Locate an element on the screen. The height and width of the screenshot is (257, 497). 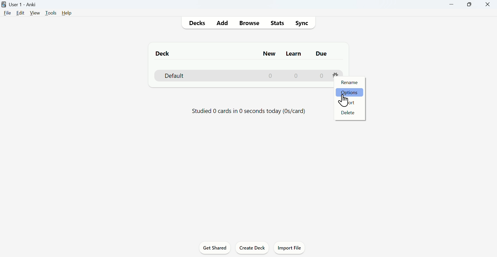
User 1 - Anki is located at coordinates (20, 5).